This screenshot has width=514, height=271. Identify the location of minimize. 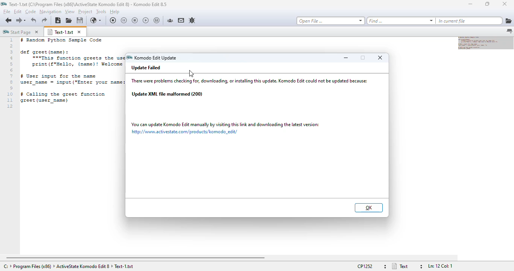
(346, 58).